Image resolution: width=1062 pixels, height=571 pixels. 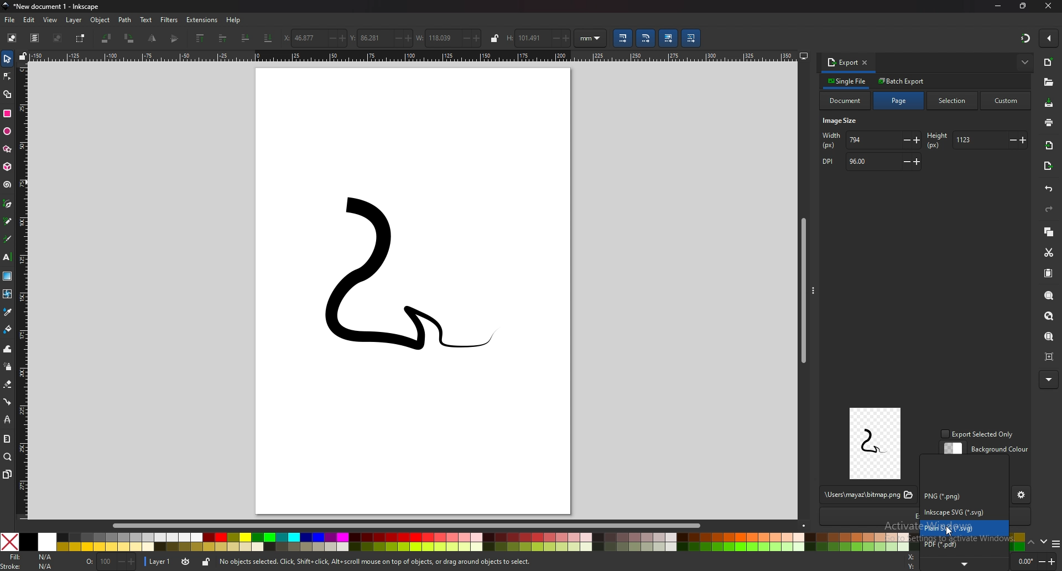 What do you see at coordinates (1049, 189) in the screenshot?
I see `undo` at bounding box center [1049, 189].